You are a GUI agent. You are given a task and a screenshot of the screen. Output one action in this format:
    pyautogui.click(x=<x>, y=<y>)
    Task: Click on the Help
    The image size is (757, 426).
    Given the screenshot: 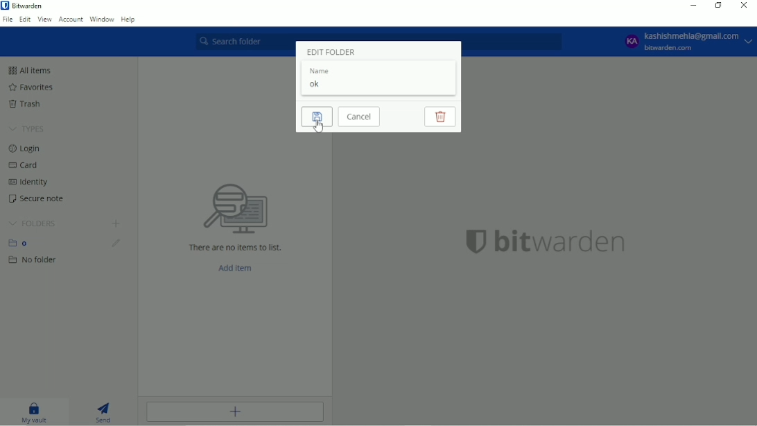 What is the action you would take?
    pyautogui.click(x=130, y=19)
    